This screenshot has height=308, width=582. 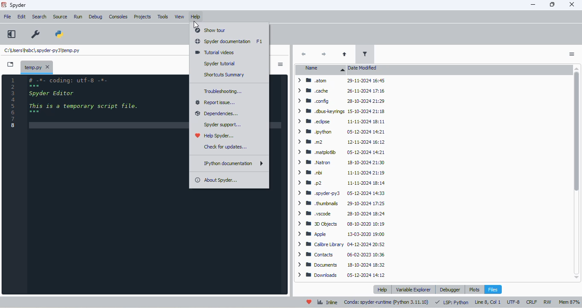 What do you see at coordinates (493, 290) in the screenshot?
I see `files` at bounding box center [493, 290].